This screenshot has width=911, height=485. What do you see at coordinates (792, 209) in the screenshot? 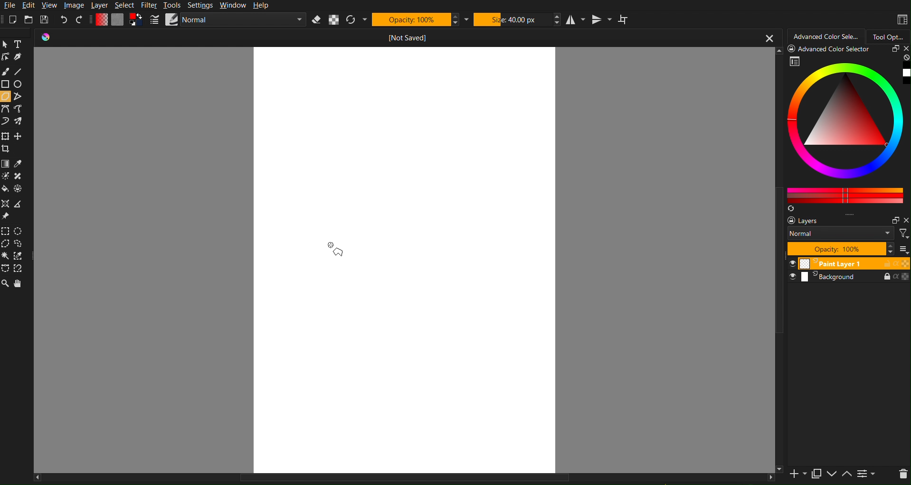
I see `create a list of colors from the image` at bounding box center [792, 209].